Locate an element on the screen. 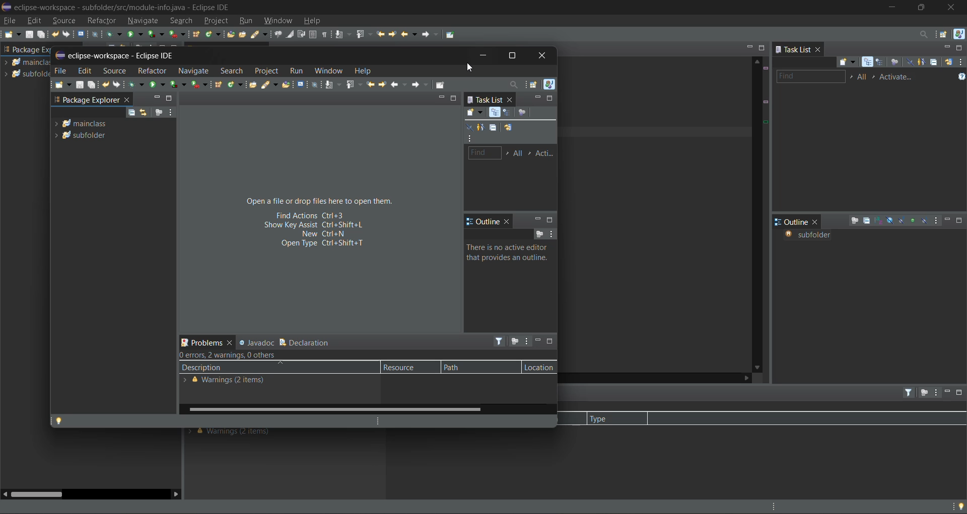 Image resolution: width=967 pixels, height=514 pixels. filters is located at coordinates (498, 341).